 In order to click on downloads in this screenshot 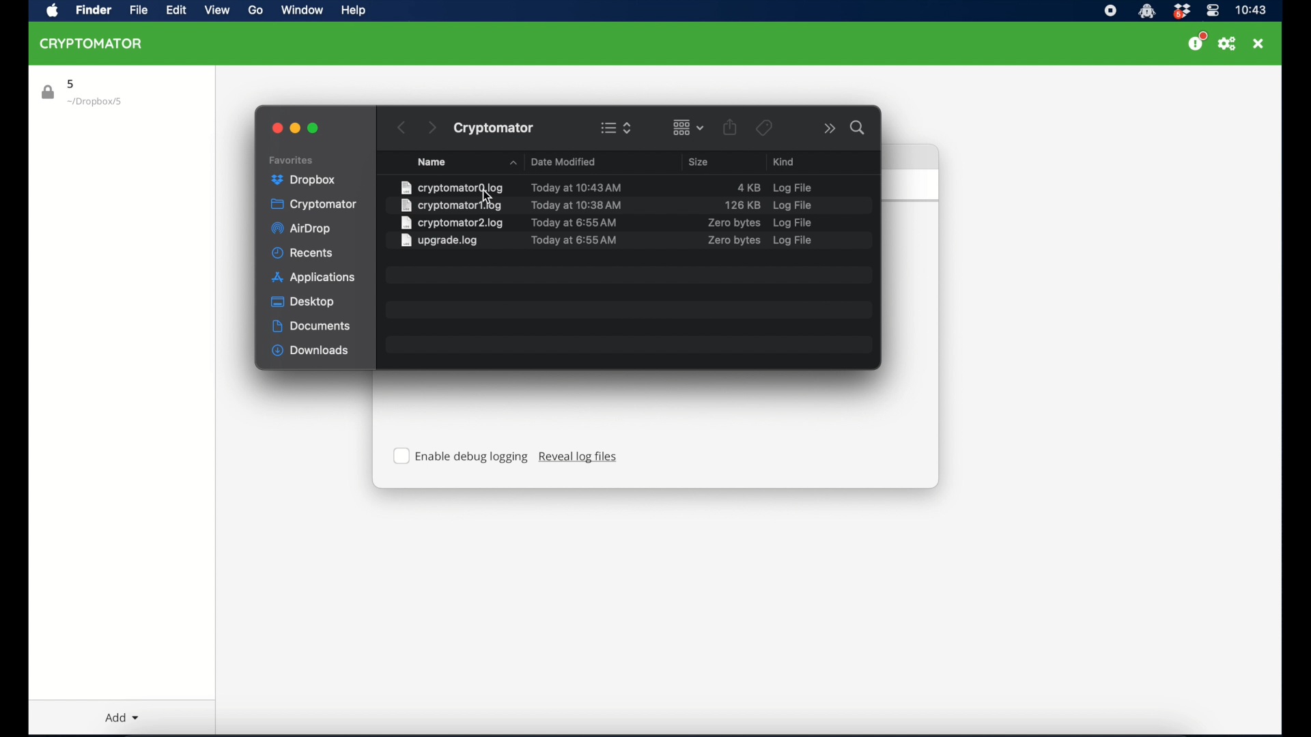, I will do `click(311, 351)`.